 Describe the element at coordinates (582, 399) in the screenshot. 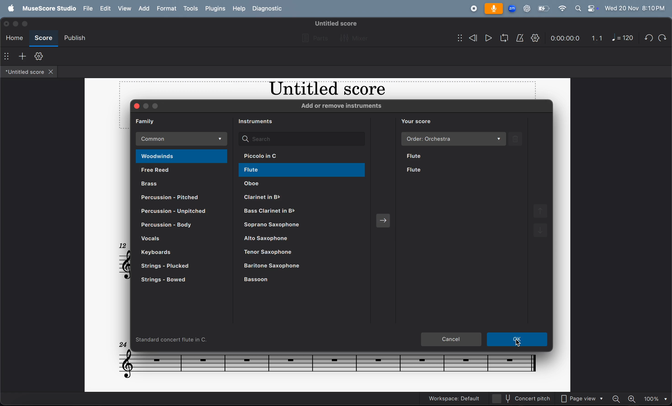

I see `page view` at that location.